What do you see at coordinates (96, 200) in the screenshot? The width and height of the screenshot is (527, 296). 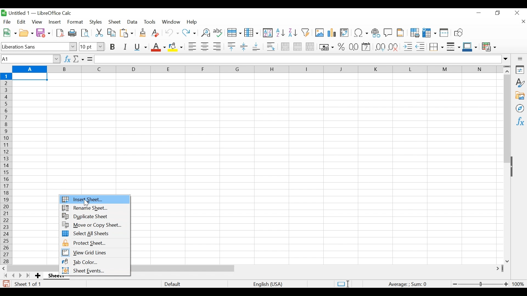 I see `Insert Sheet` at bounding box center [96, 200].